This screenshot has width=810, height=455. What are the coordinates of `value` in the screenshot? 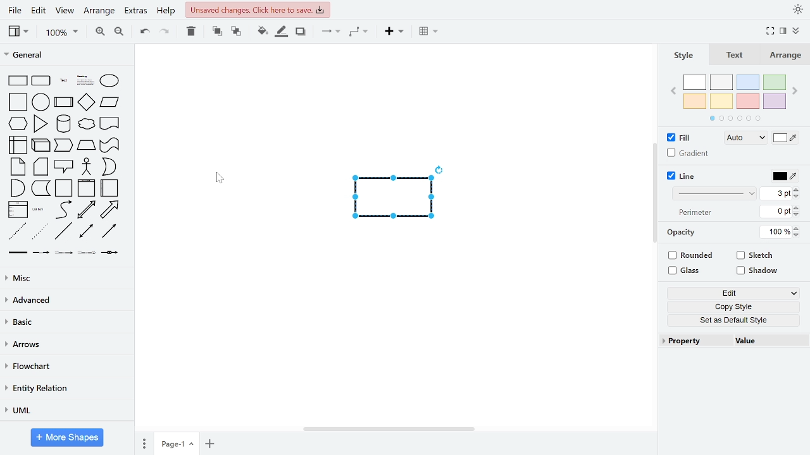 It's located at (773, 341).